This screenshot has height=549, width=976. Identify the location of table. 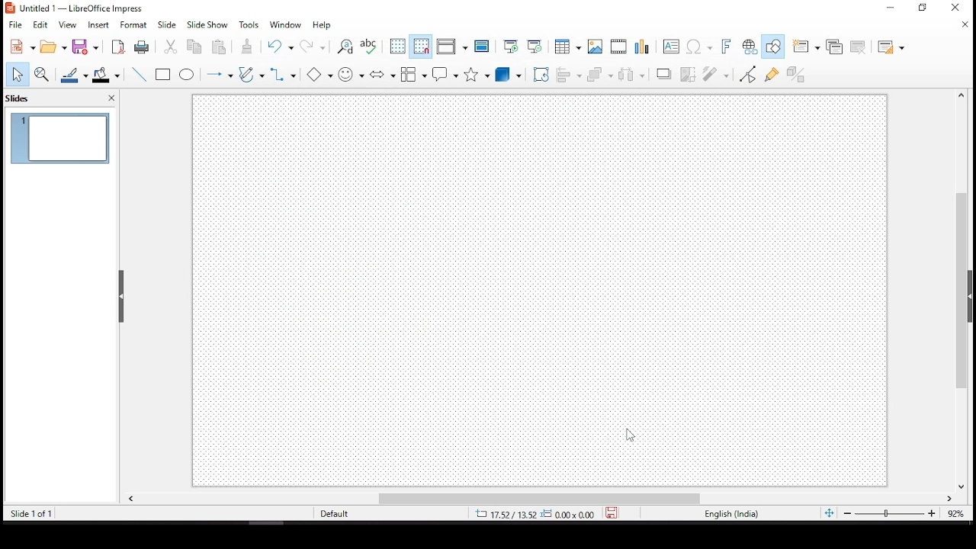
(567, 46).